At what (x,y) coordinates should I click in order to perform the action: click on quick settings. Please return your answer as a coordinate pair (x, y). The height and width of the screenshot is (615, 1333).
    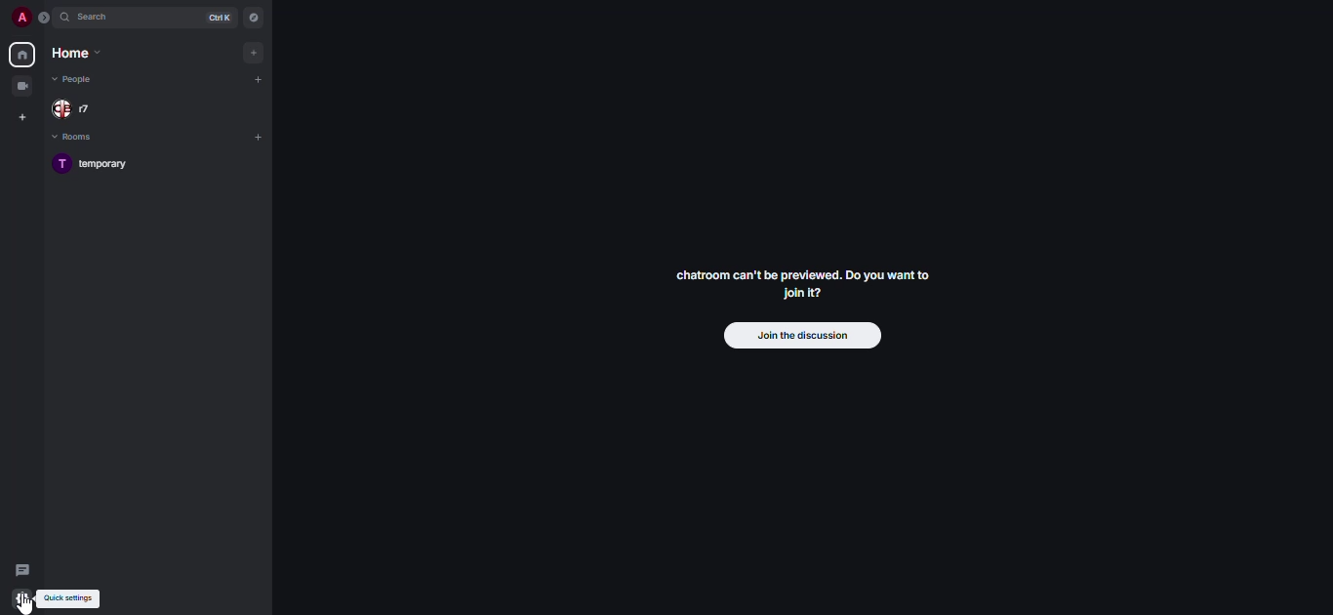
    Looking at the image, I should click on (22, 597).